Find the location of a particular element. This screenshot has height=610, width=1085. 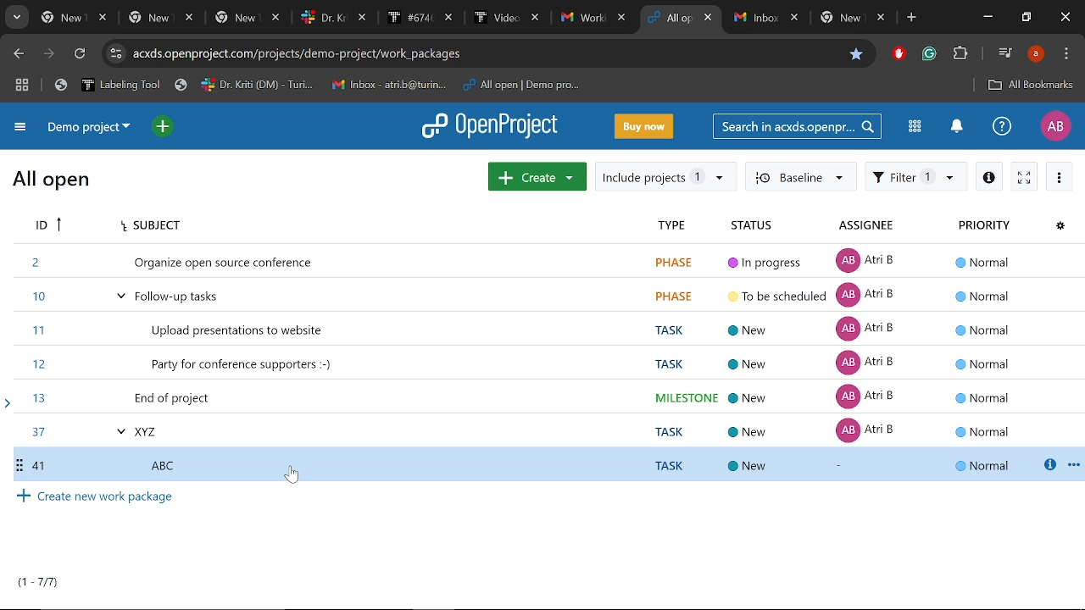

Type is located at coordinates (673, 225).